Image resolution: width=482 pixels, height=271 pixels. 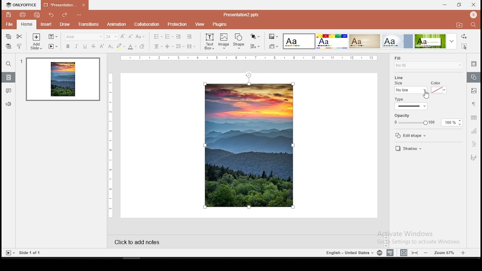 I want to click on spell check, so click(x=390, y=253).